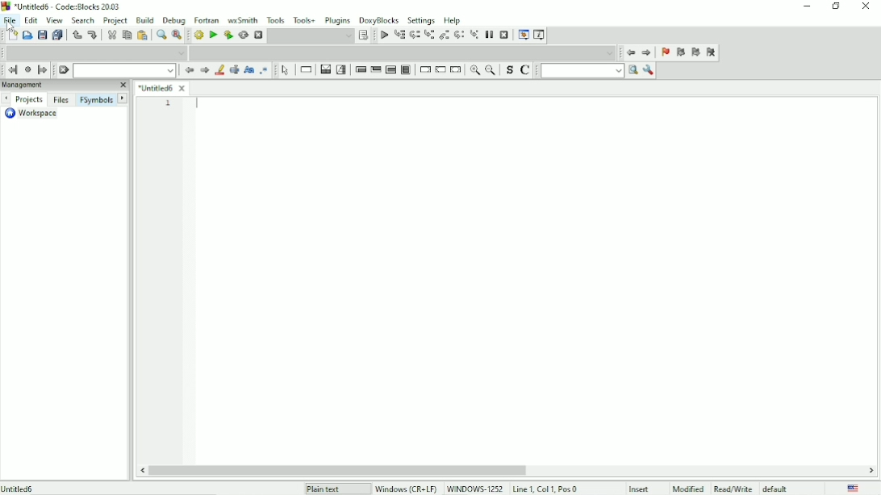  Describe the element at coordinates (64, 70) in the screenshot. I see `Clear` at that location.